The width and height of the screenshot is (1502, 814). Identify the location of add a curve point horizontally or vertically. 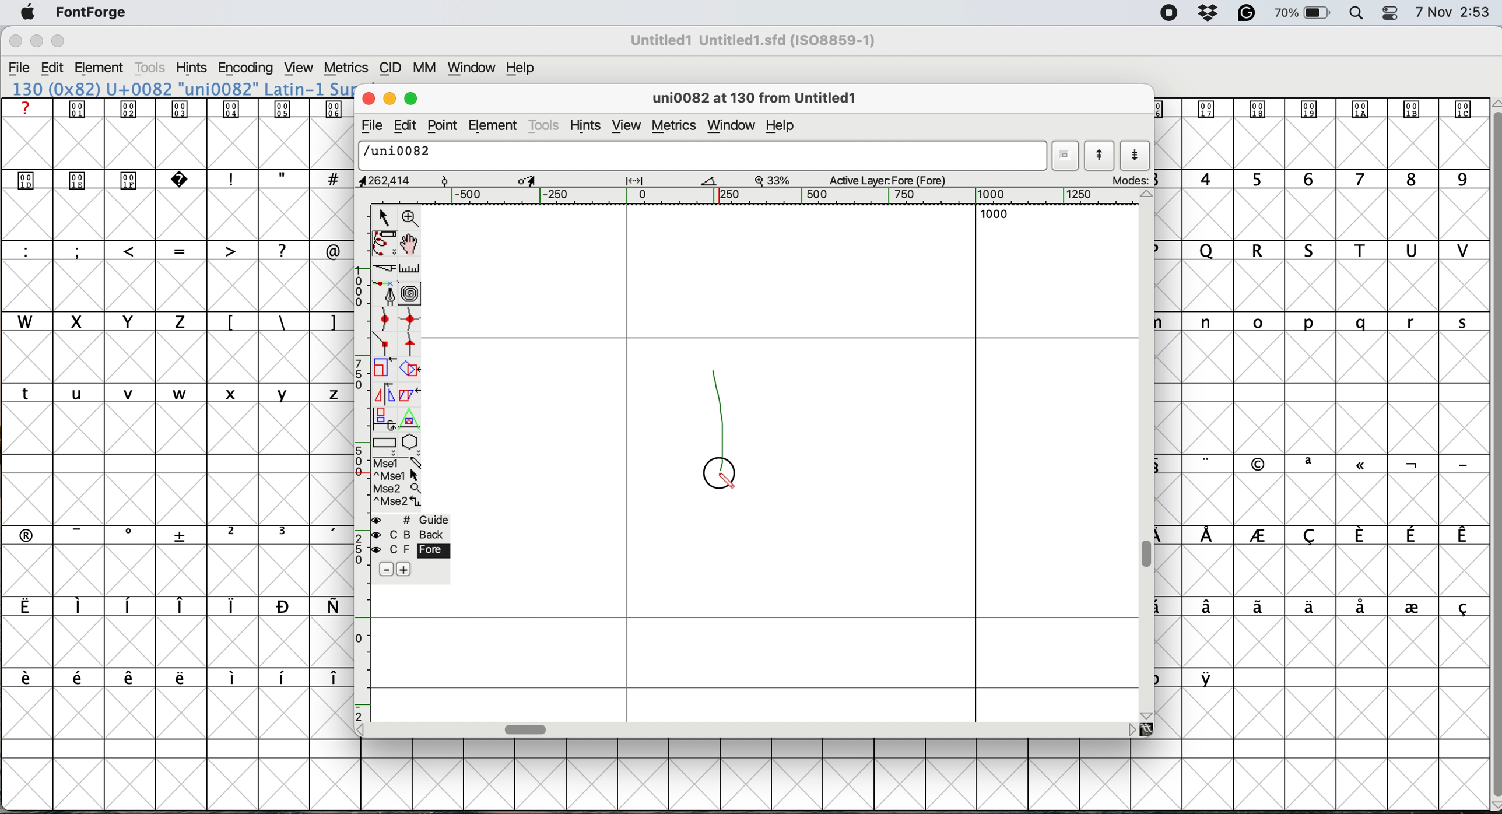
(413, 322).